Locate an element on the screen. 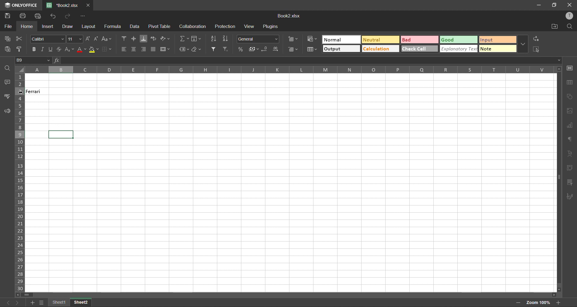 The height and width of the screenshot is (307, 577). fields is located at coordinates (197, 38).